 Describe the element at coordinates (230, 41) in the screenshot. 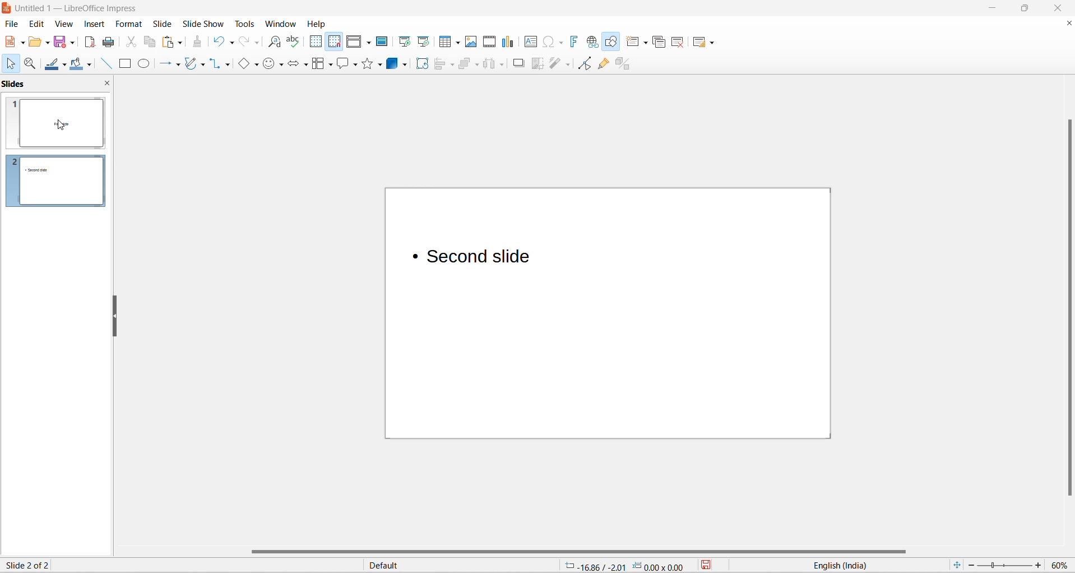

I see `undo options` at that location.